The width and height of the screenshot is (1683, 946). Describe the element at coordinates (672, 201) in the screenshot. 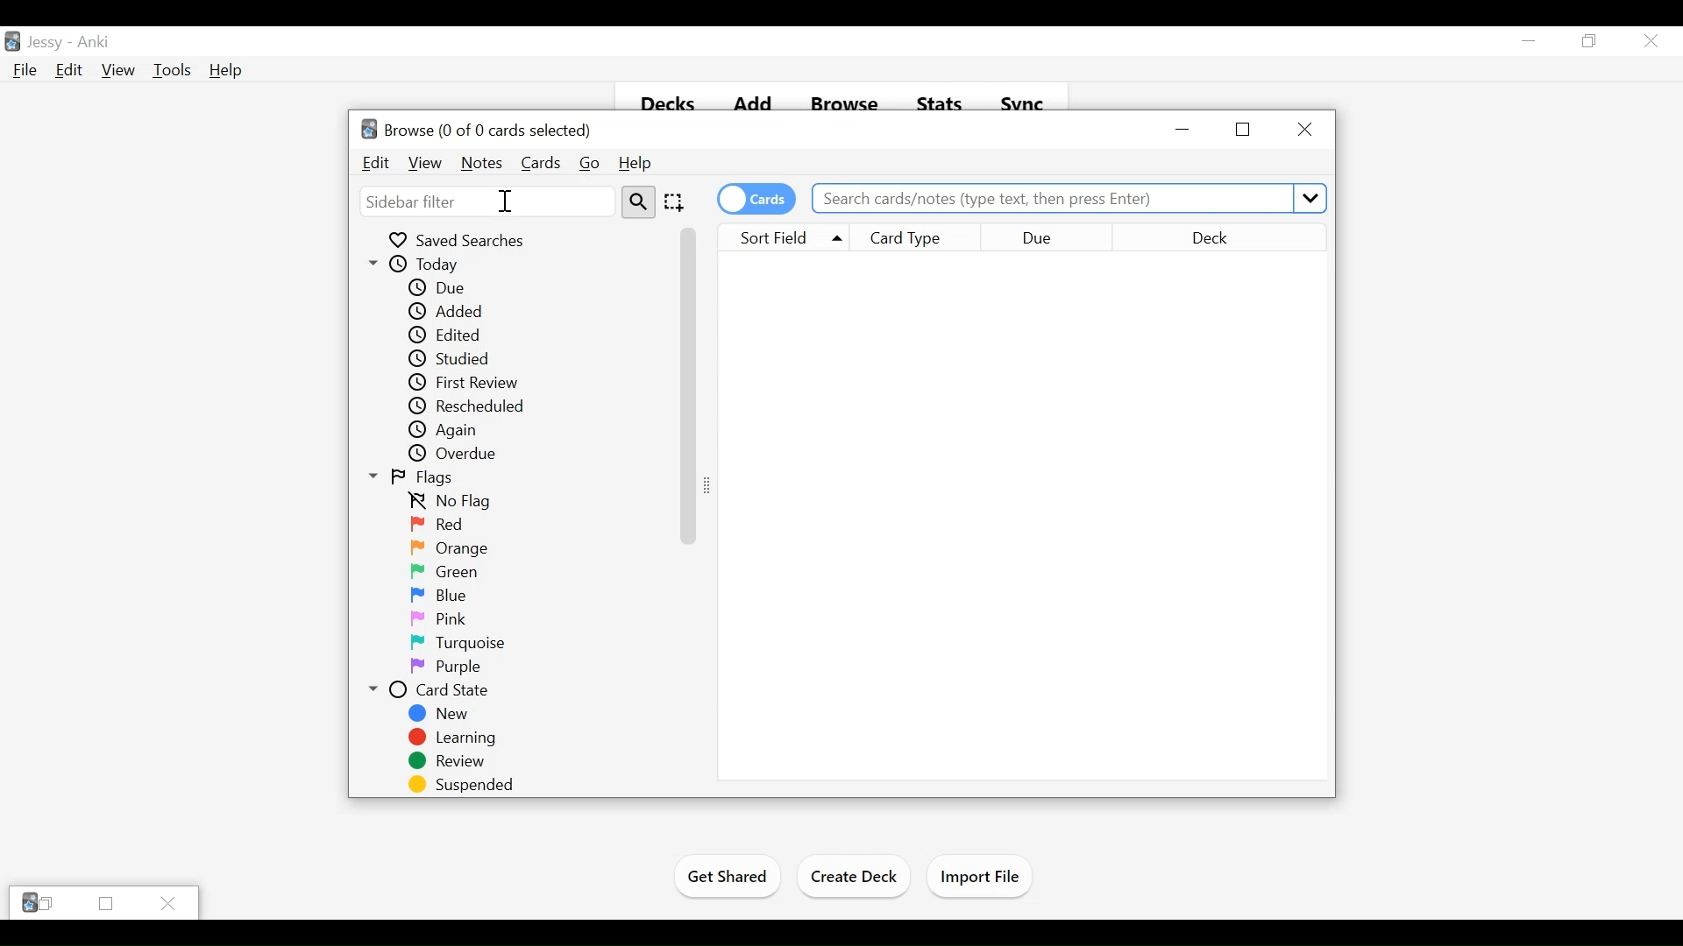

I see `Selection Tool` at that location.